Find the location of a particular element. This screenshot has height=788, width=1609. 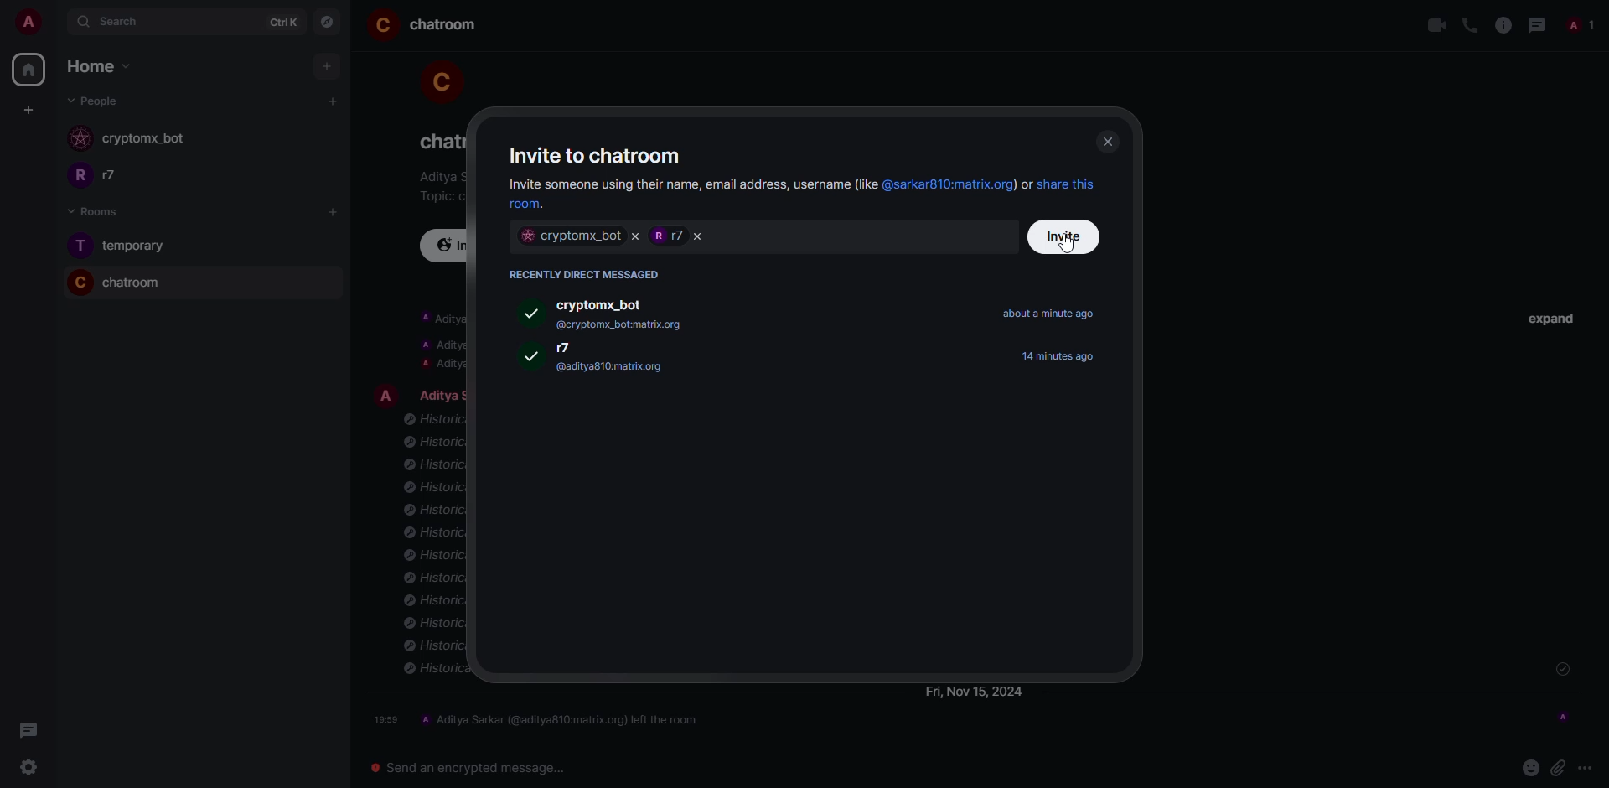

people is located at coordinates (96, 101).